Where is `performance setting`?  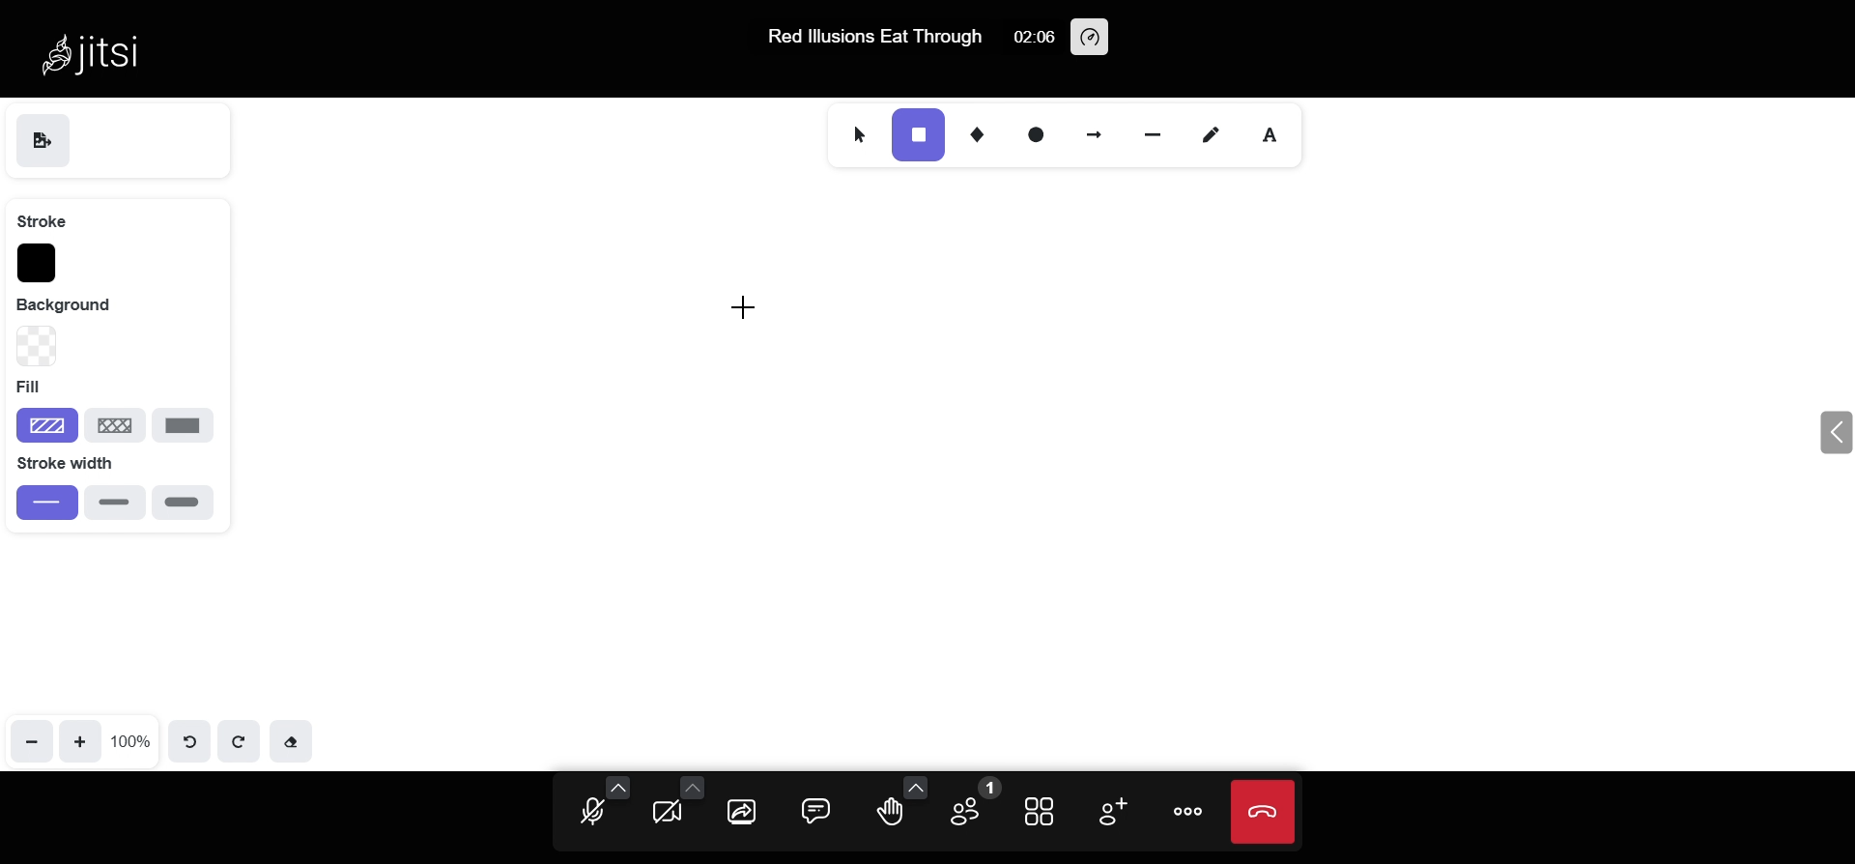
performance setting is located at coordinates (1091, 37).